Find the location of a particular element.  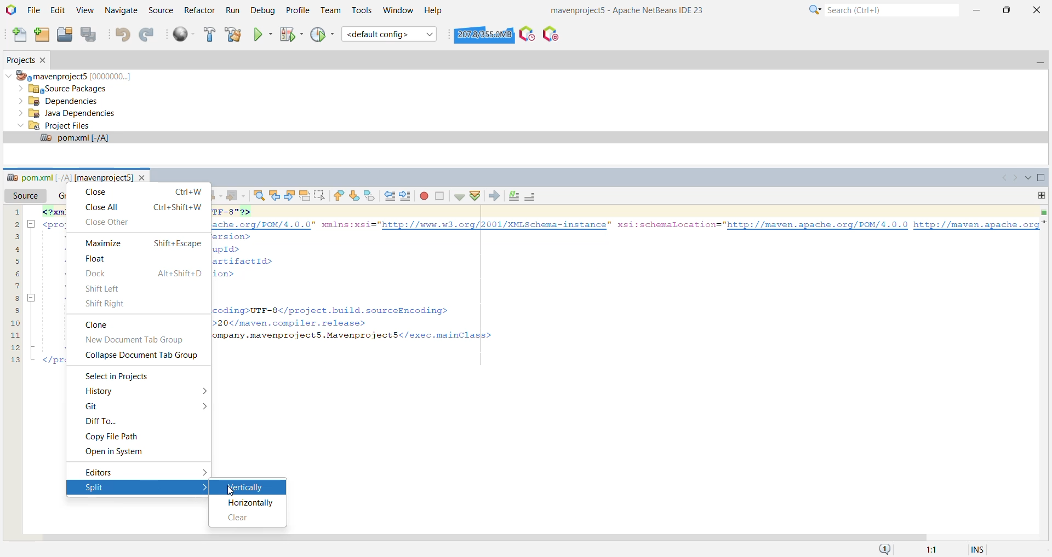

12 is located at coordinates (14, 346).